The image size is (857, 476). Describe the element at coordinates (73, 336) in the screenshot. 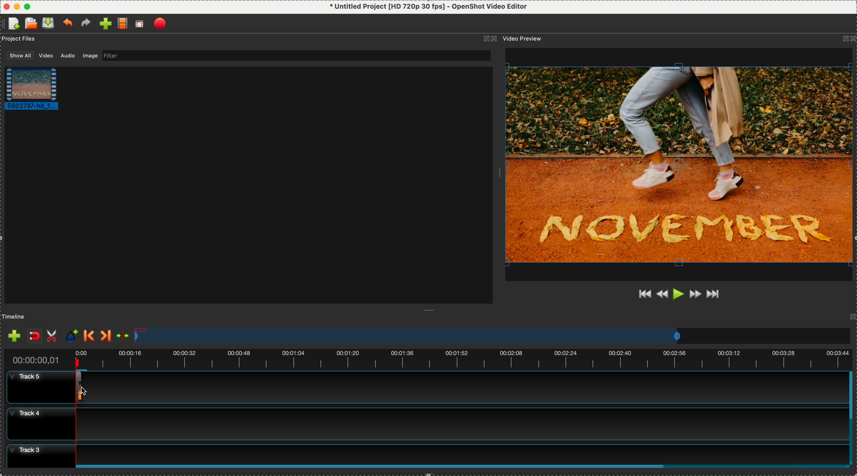

I see `add mark` at that location.